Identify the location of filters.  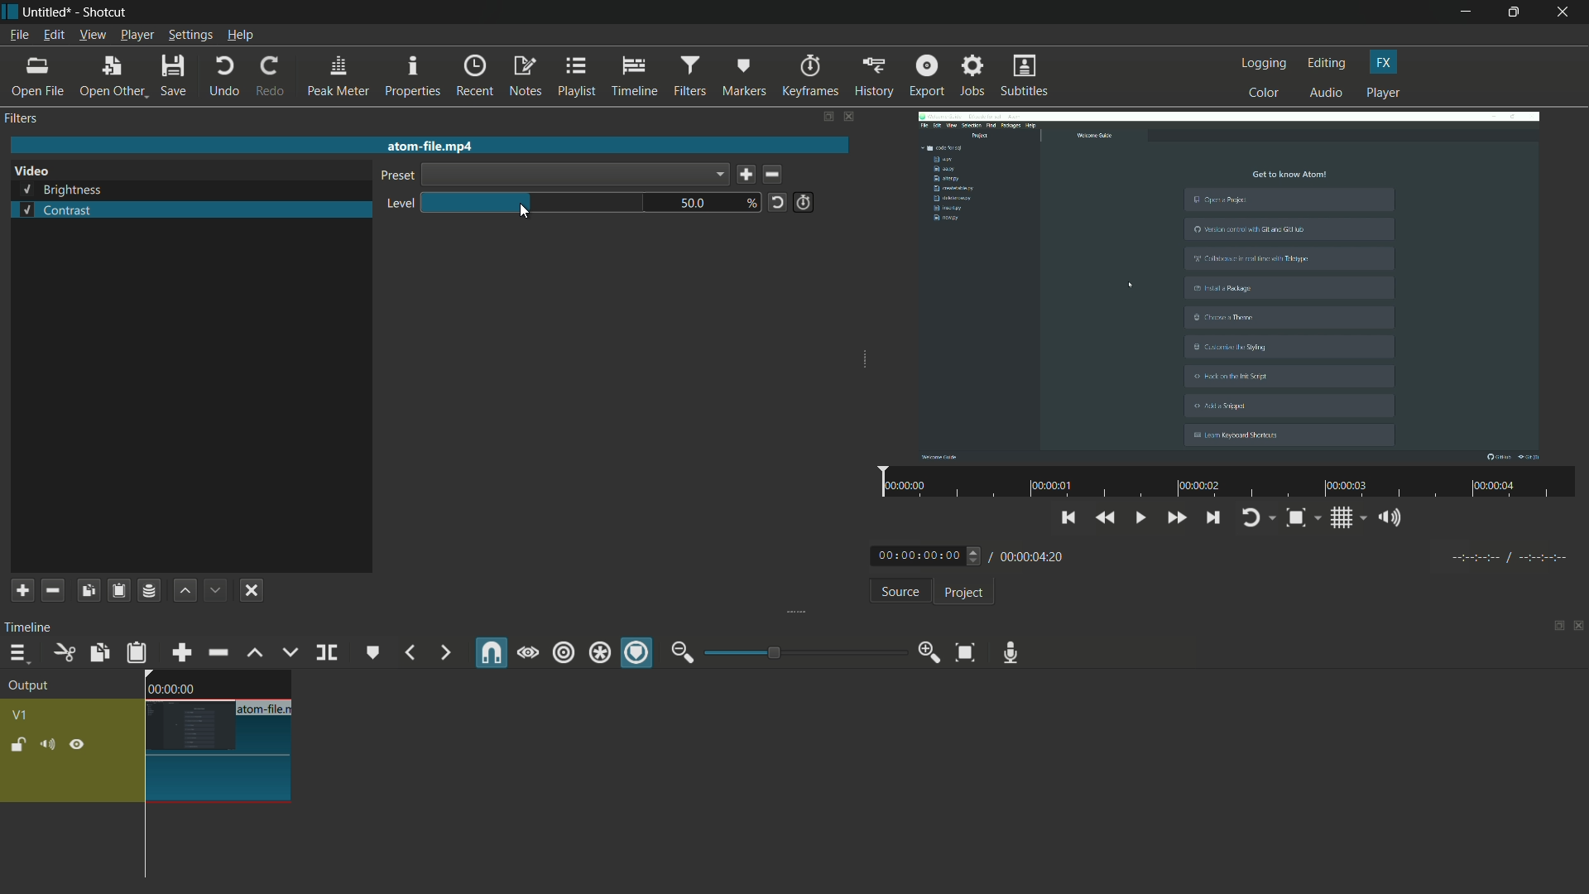
(23, 118).